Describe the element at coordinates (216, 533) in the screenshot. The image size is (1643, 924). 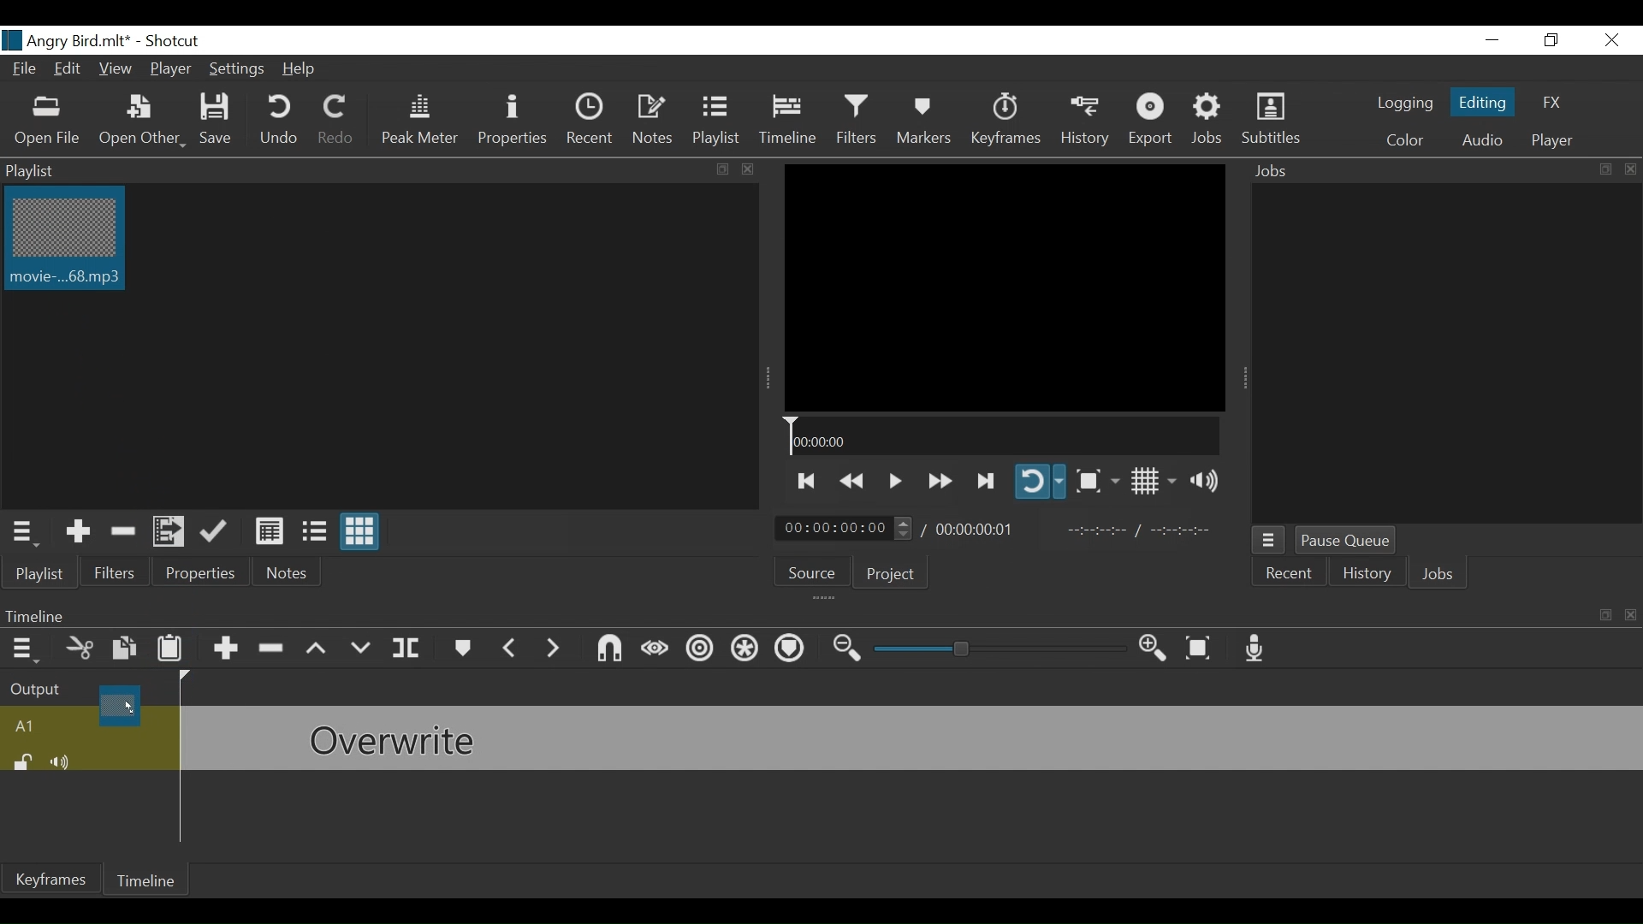
I see `Update` at that location.